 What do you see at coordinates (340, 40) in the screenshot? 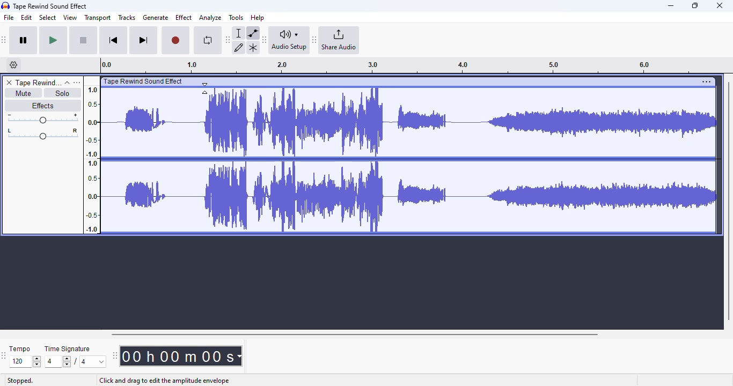
I see `share audio` at bounding box center [340, 40].